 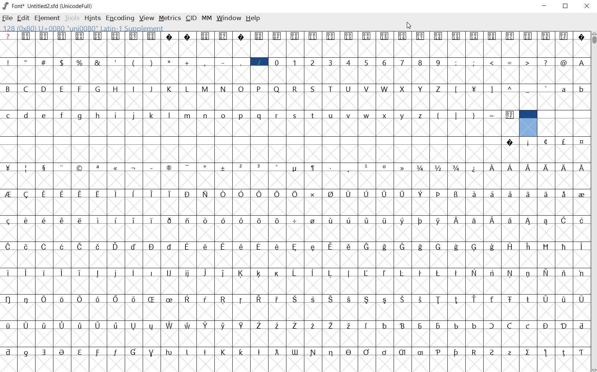 I want to click on Symbol, so click(x=581, y=220).